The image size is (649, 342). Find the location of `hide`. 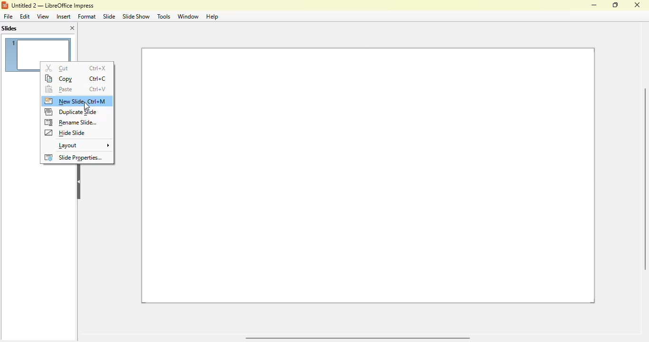

hide is located at coordinates (78, 181).